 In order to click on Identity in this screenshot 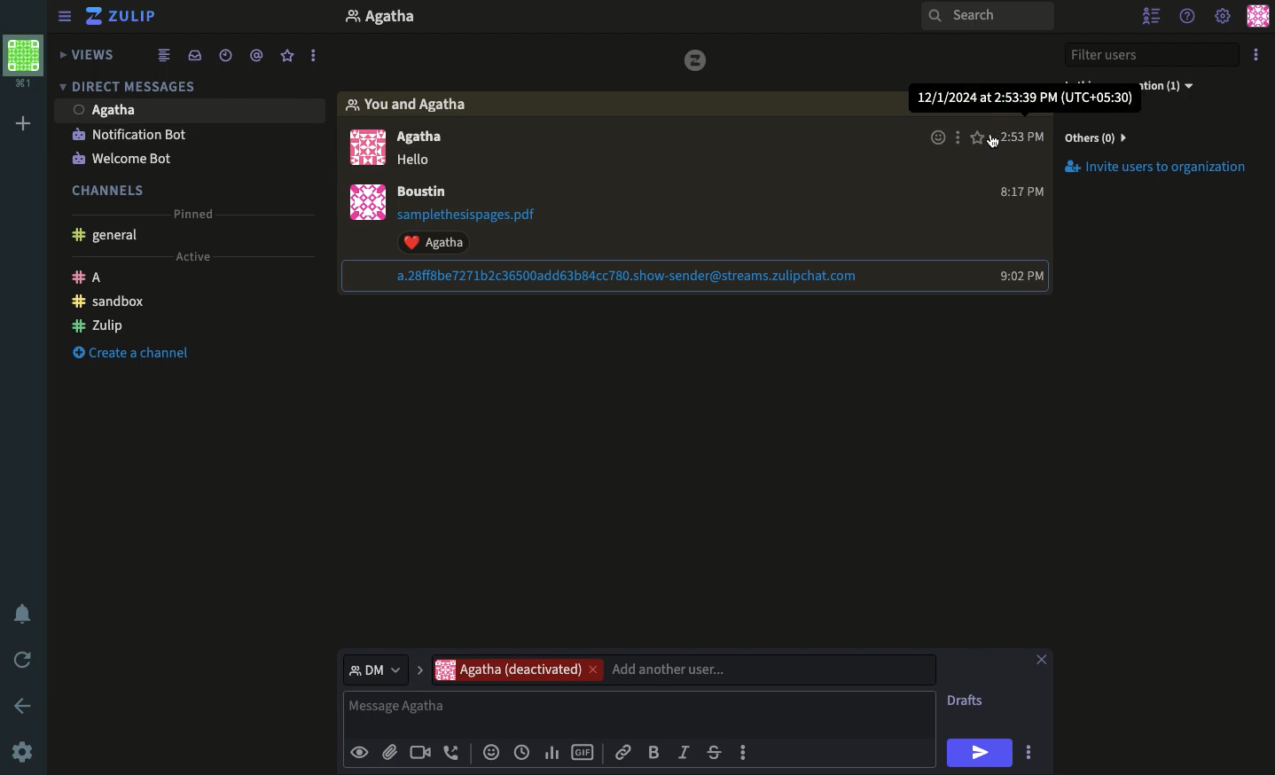, I will do `click(361, 753)`.